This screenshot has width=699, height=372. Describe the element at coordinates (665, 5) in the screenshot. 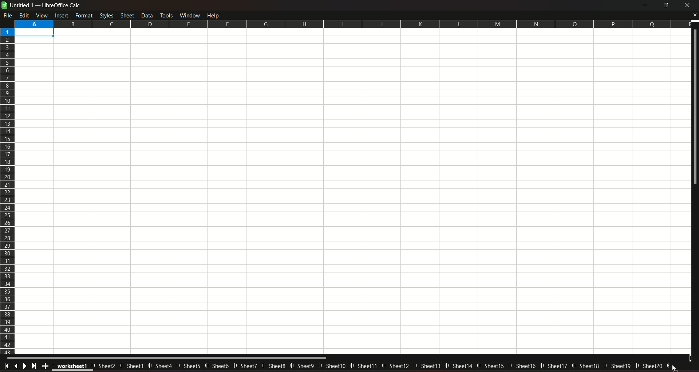

I see `minimize/maximize` at that location.